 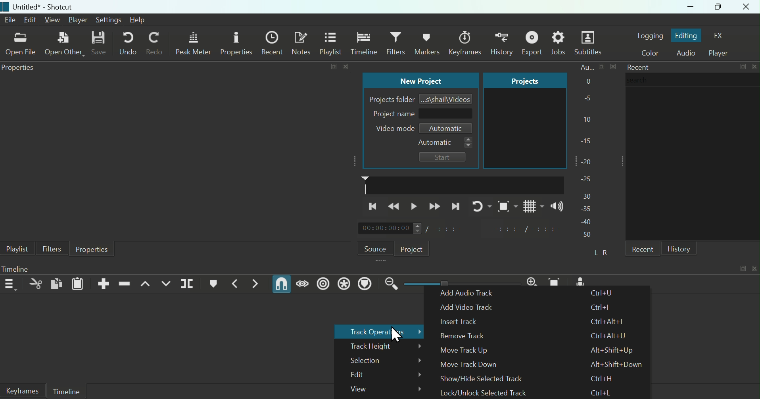 What do you see at coordinates (25, 269) in the screenshot?
I see `Timeline` at bounding box center [25, 269].